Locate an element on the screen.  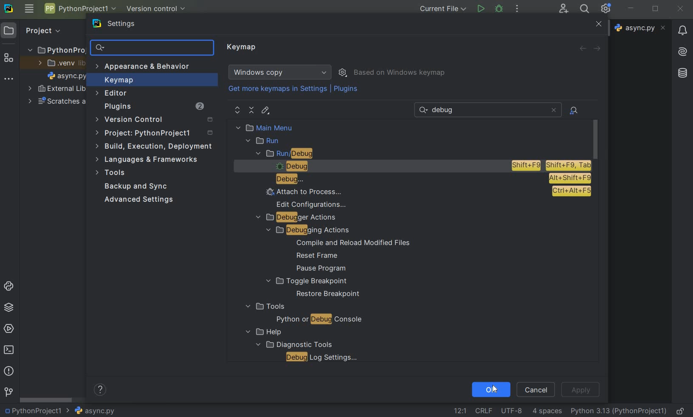
diagnostic tools is located at coordinates (293, 344).